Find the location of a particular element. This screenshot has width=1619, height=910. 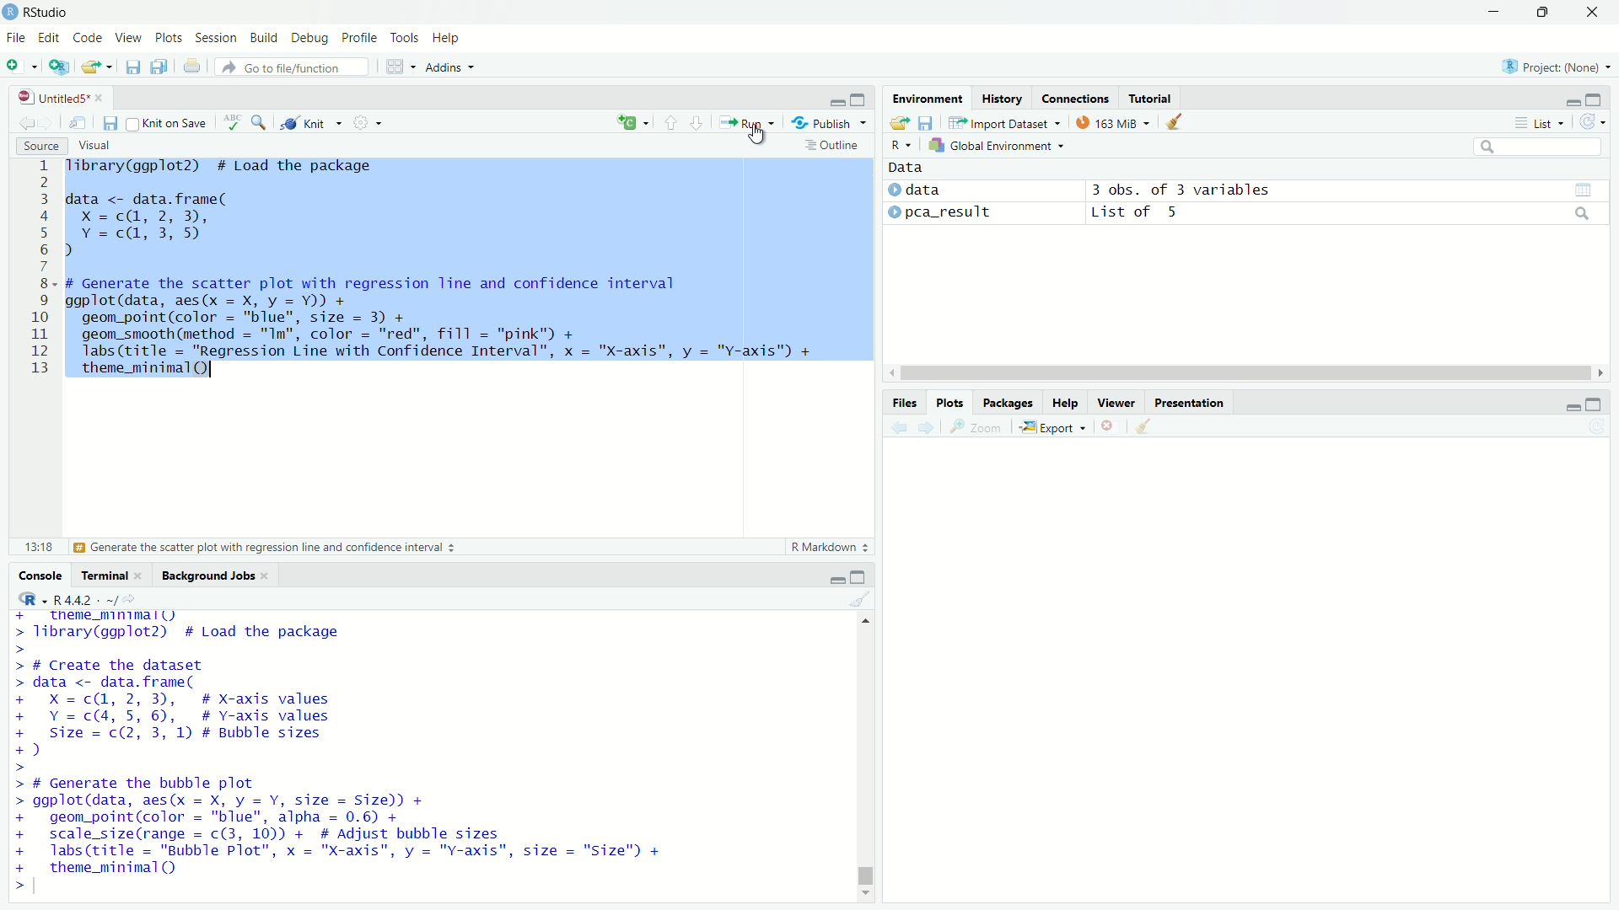

Tools is located at coordinates (405, 38).